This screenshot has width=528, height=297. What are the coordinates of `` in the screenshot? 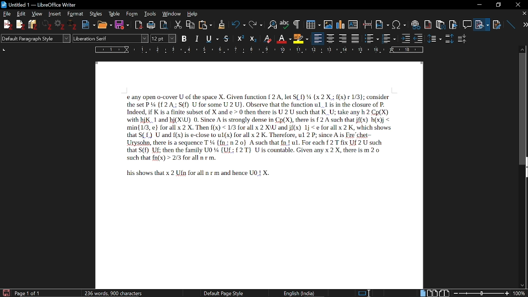 It's located at (435, 38).